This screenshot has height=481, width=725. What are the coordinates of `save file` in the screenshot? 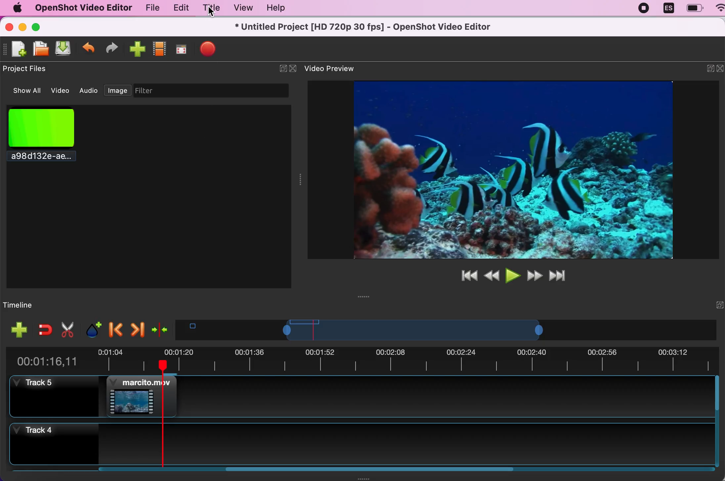 It's located at (65, 49).